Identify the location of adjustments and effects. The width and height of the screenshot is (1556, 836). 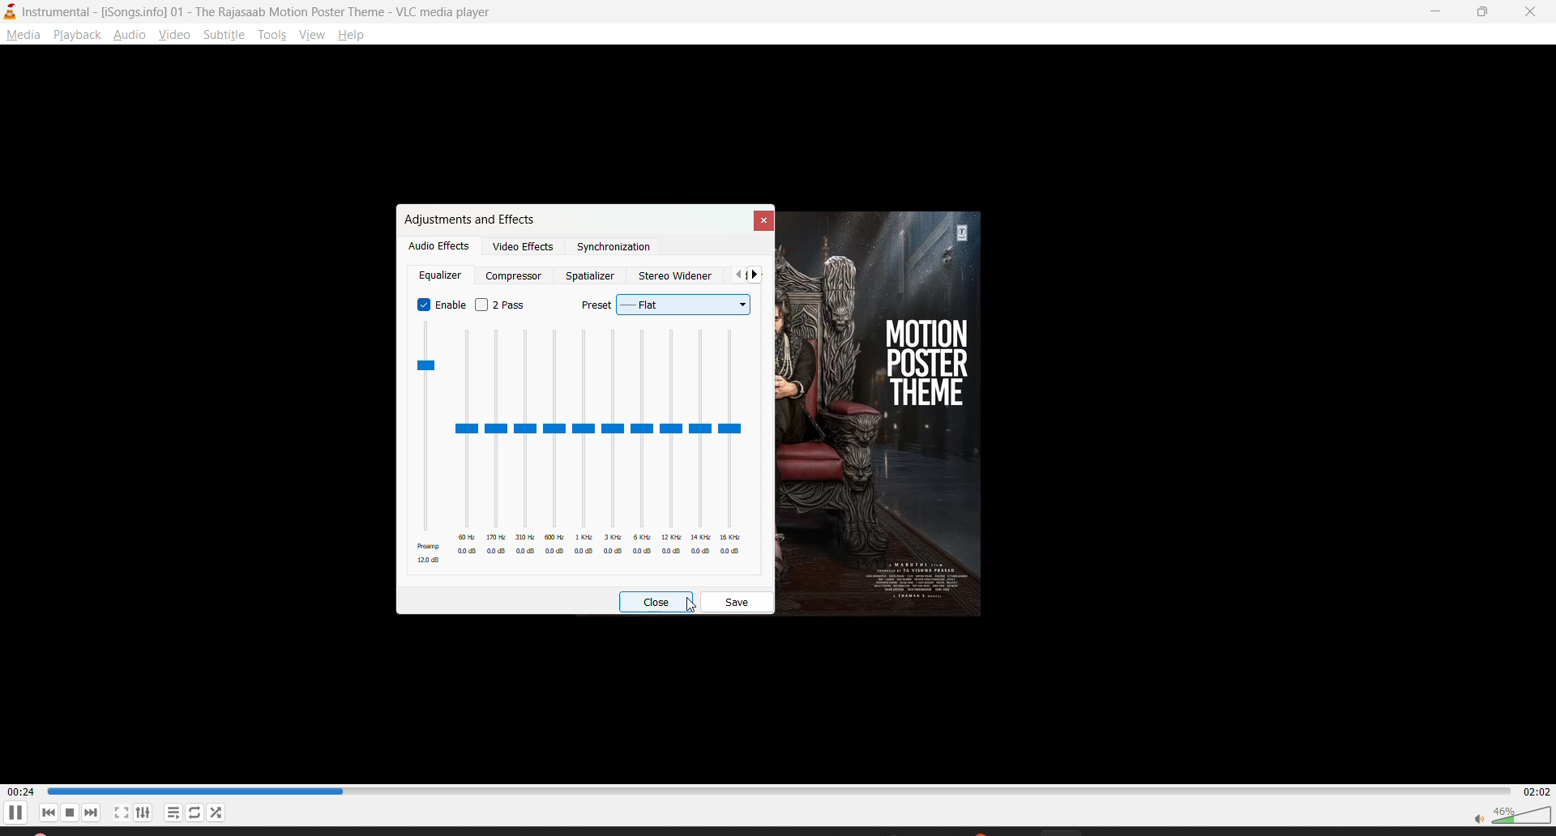
(469, 219).